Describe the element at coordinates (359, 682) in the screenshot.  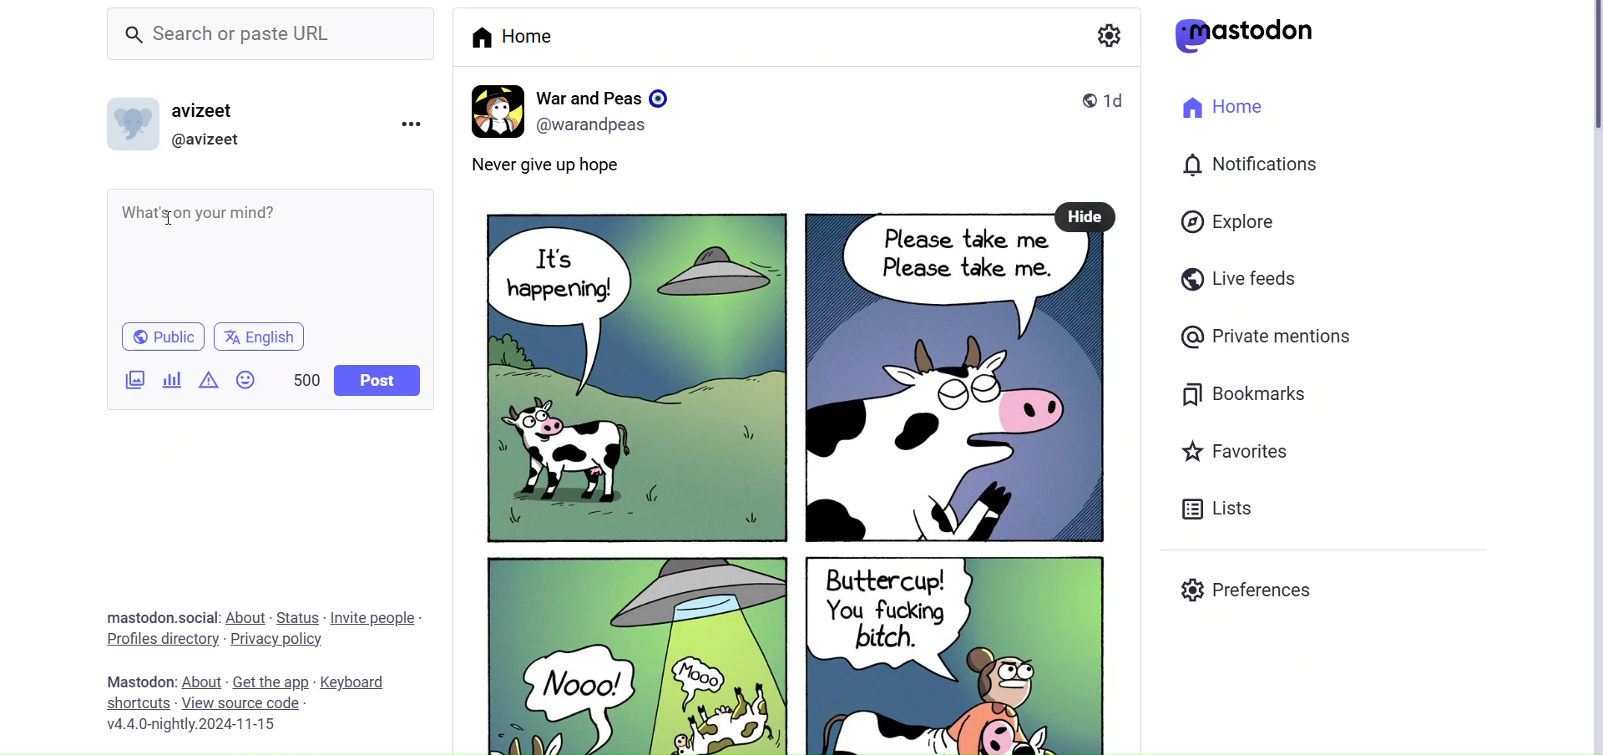
I see `keyboard` at that location.